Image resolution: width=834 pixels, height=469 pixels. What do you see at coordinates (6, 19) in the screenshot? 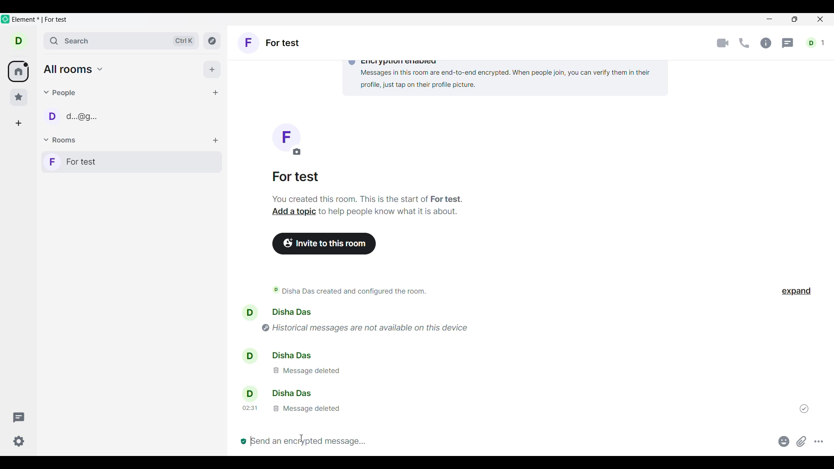
I see `Software logo` at bounding box center [6, 19].